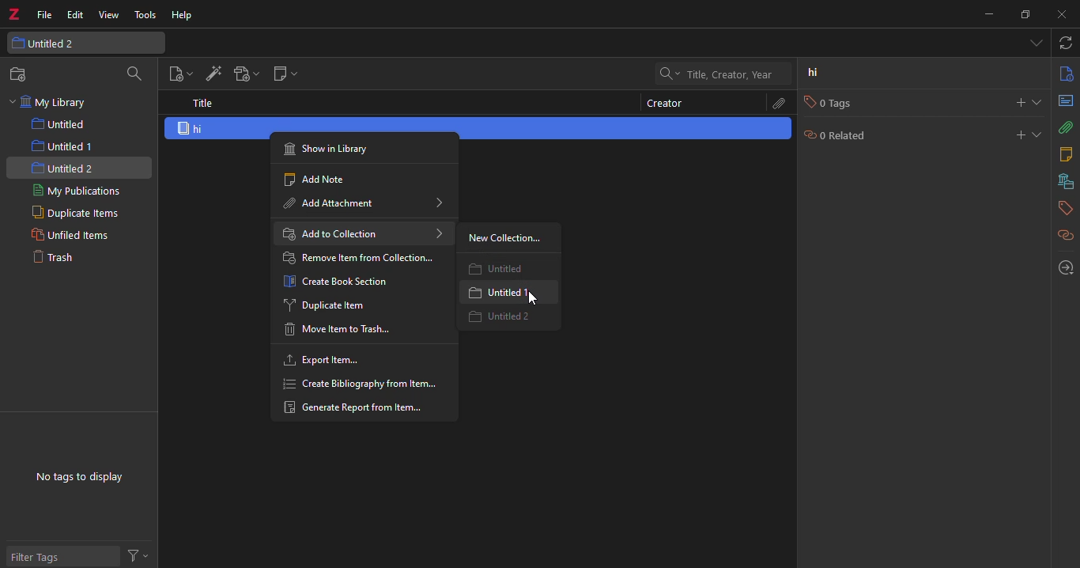  I want to click on new collection, so click(504, 239).